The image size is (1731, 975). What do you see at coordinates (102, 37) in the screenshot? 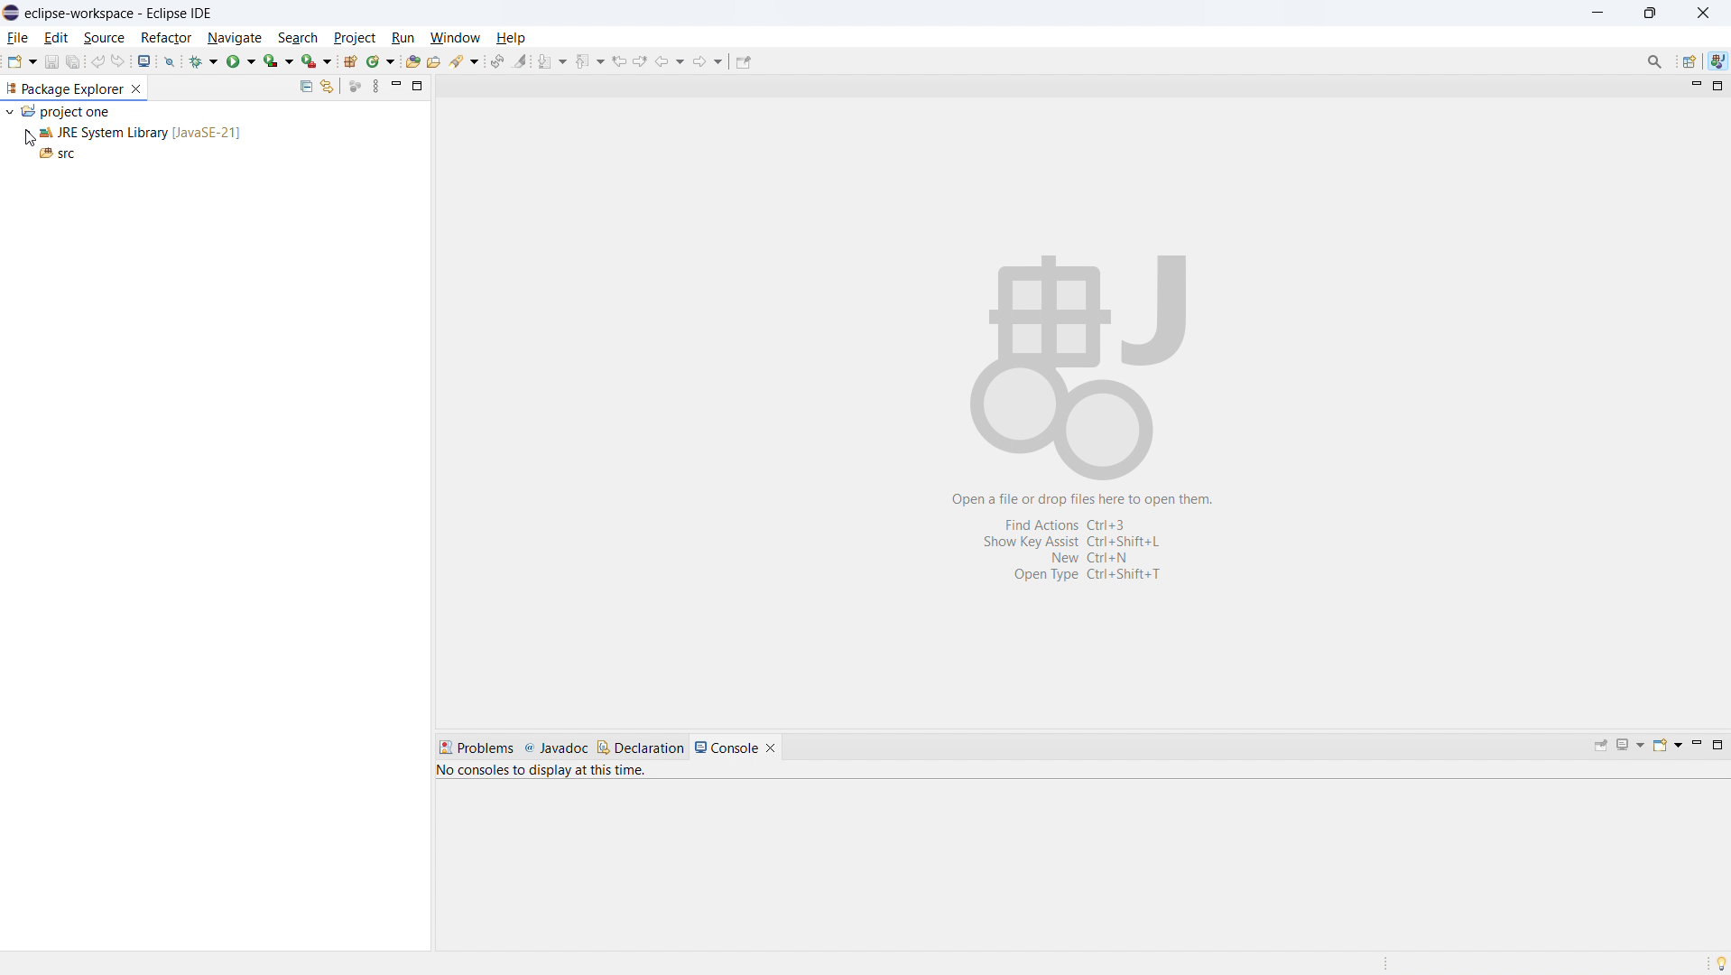
I see `Source` at bounding box center [102, 37].